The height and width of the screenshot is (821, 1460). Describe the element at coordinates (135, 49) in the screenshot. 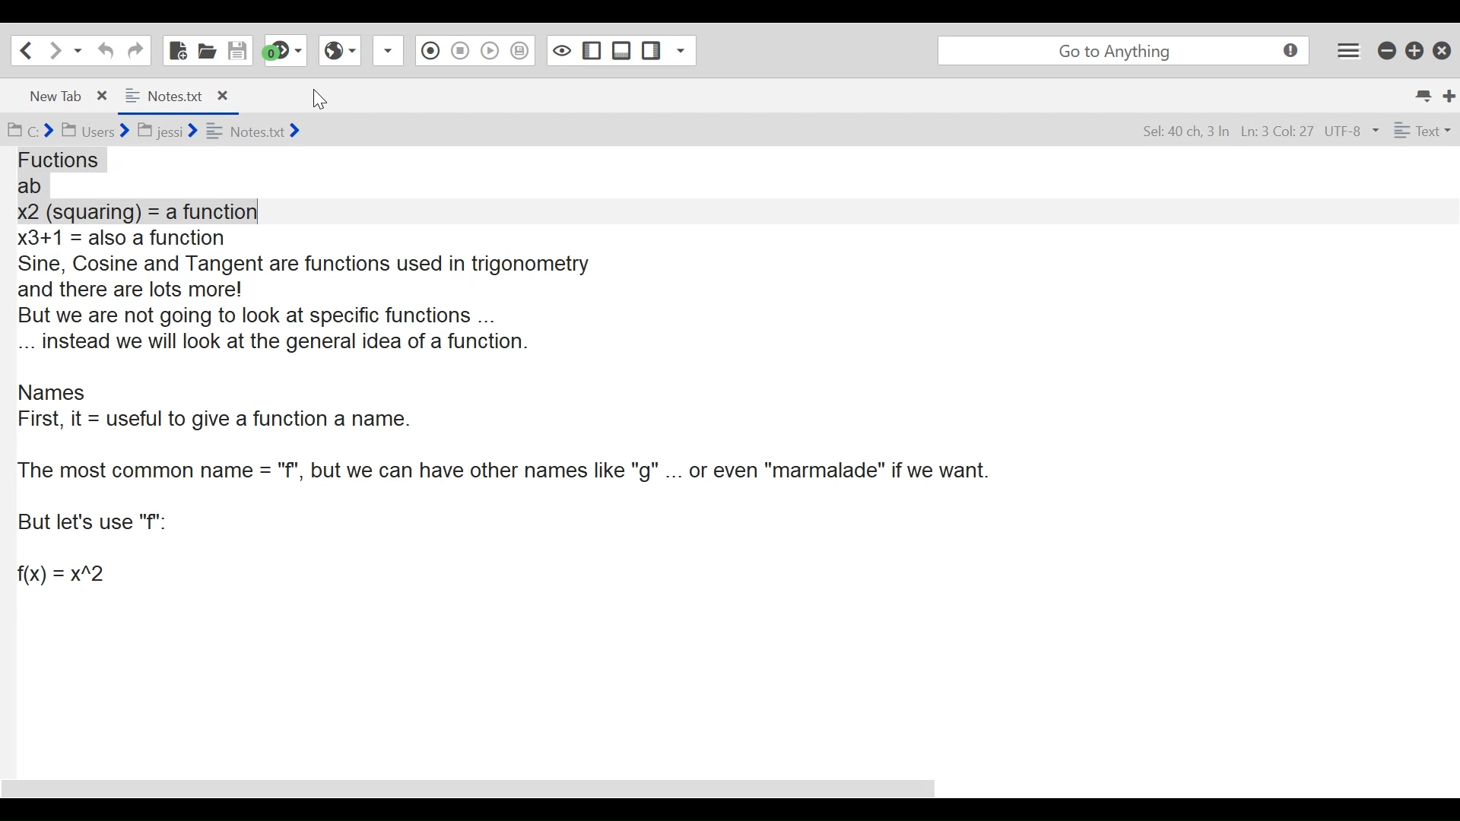

I see `Redo last Action` at that location.